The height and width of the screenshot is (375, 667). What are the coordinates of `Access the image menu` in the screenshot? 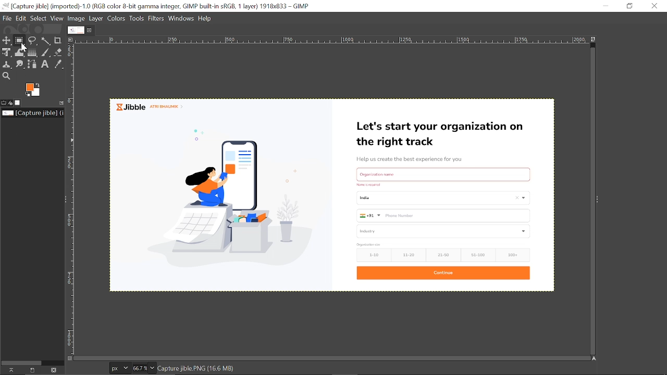 It's located at (72, 40).